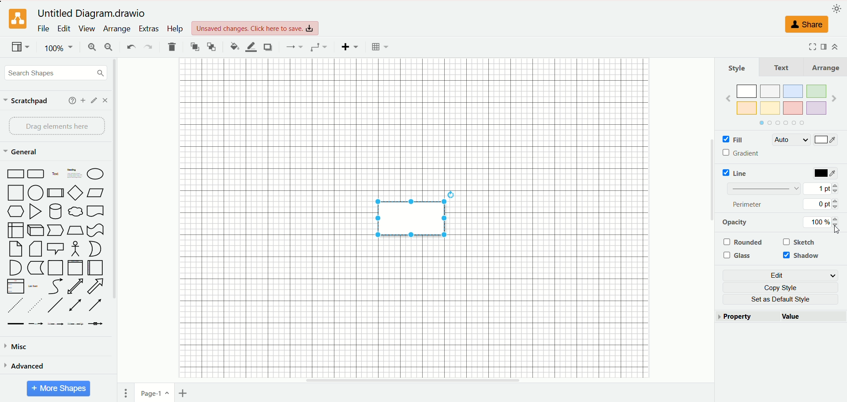 The image size is (847, 402). What do you see at coordinates (319, 47) in the screenshot?
I see `waypoint` at bounding box center [319, 47].